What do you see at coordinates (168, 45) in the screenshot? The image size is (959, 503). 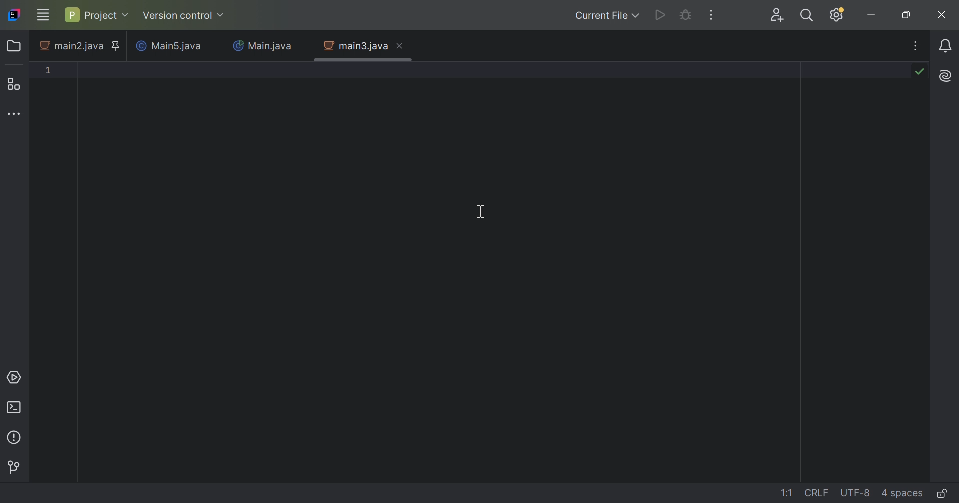 I see `Main5.java` at bounding box center [168, 45].